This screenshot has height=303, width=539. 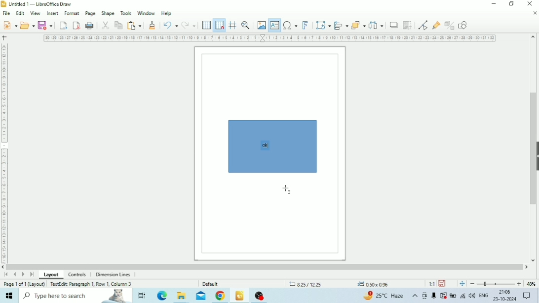 What do you see at coordinates (462, 284) in the screenshot?
I see `Fit page to current window` at bounding box center [462, 284].